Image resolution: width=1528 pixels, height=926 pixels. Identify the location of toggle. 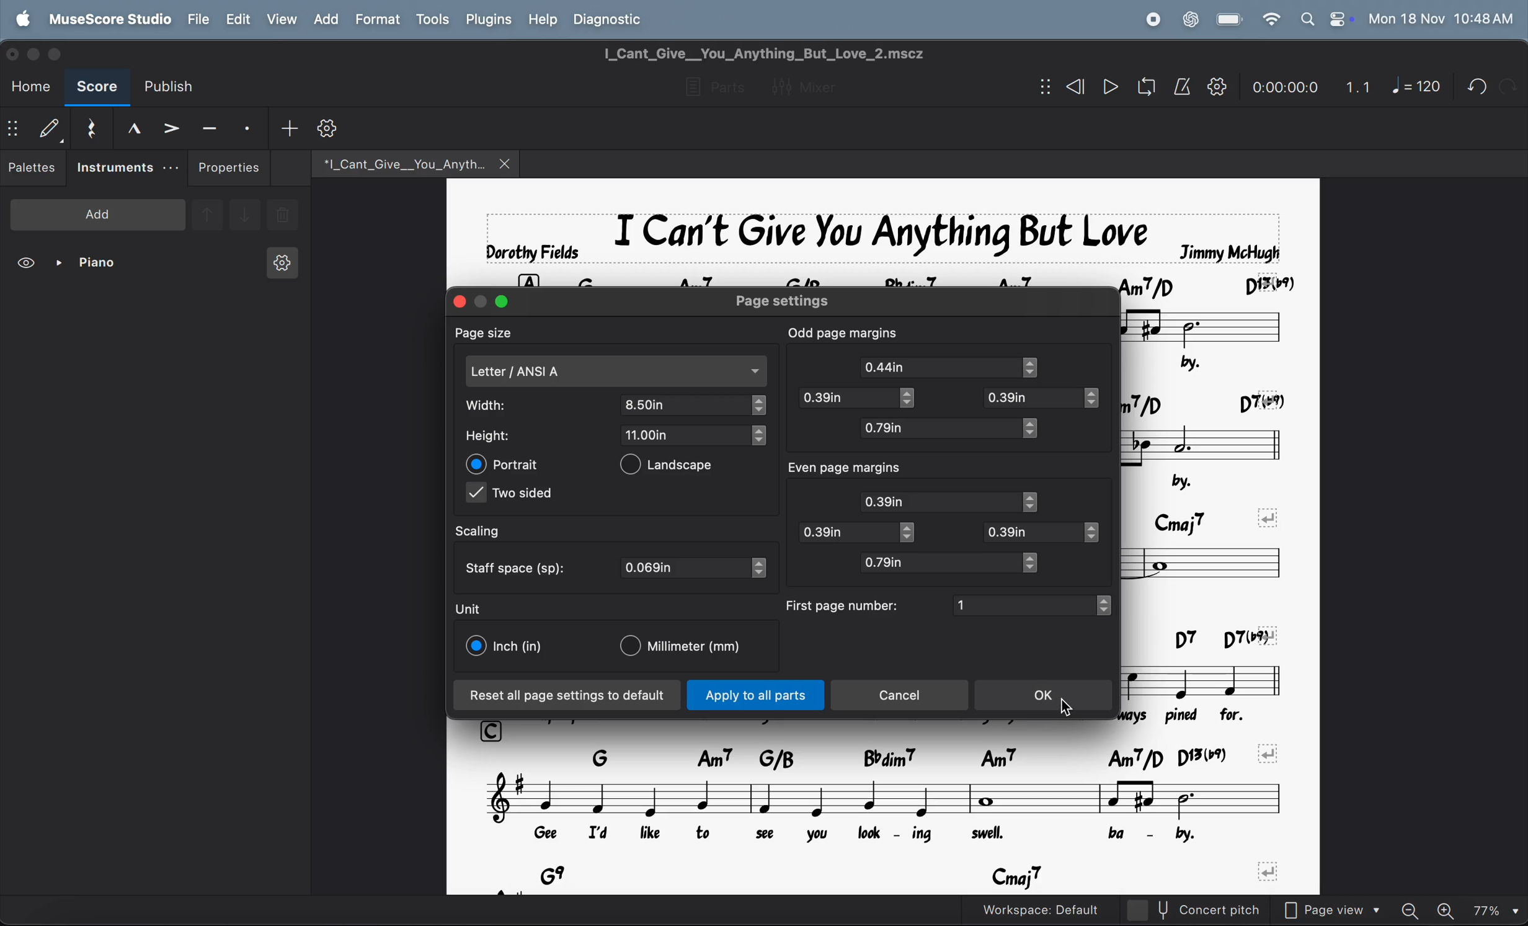
(1099, 398).